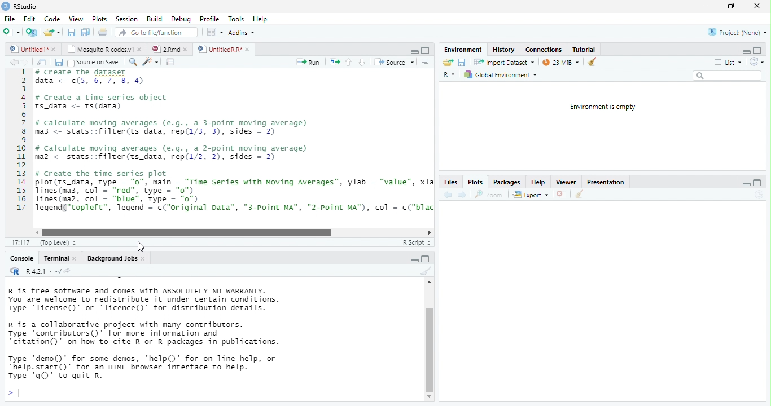  I want to click on search, so click(132, 62).